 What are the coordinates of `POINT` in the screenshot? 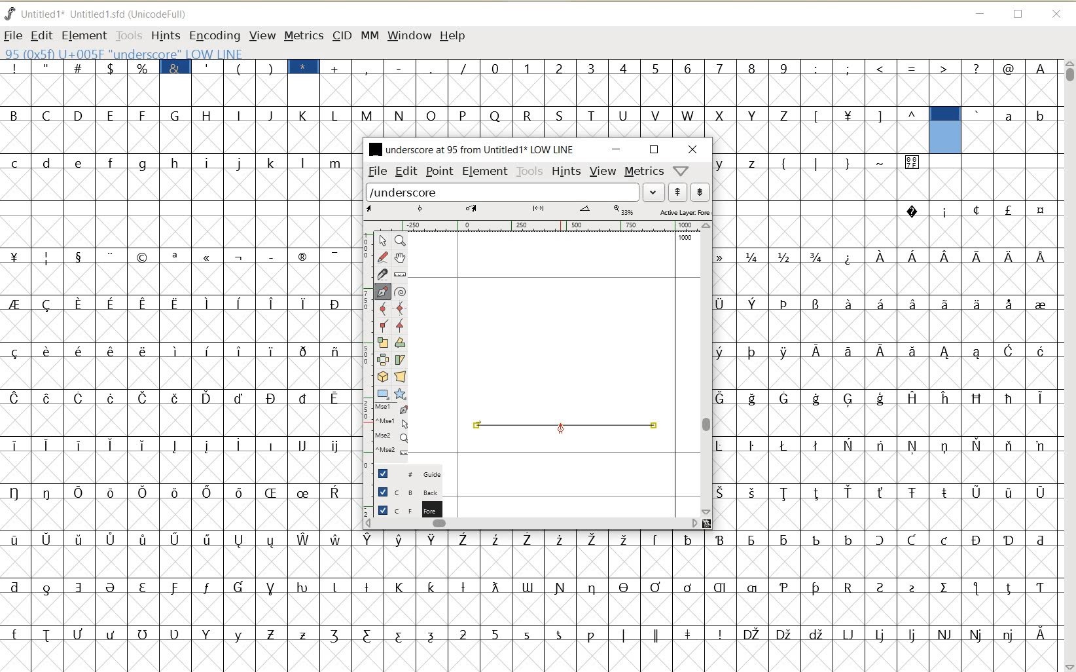 It's located at (440, 173).